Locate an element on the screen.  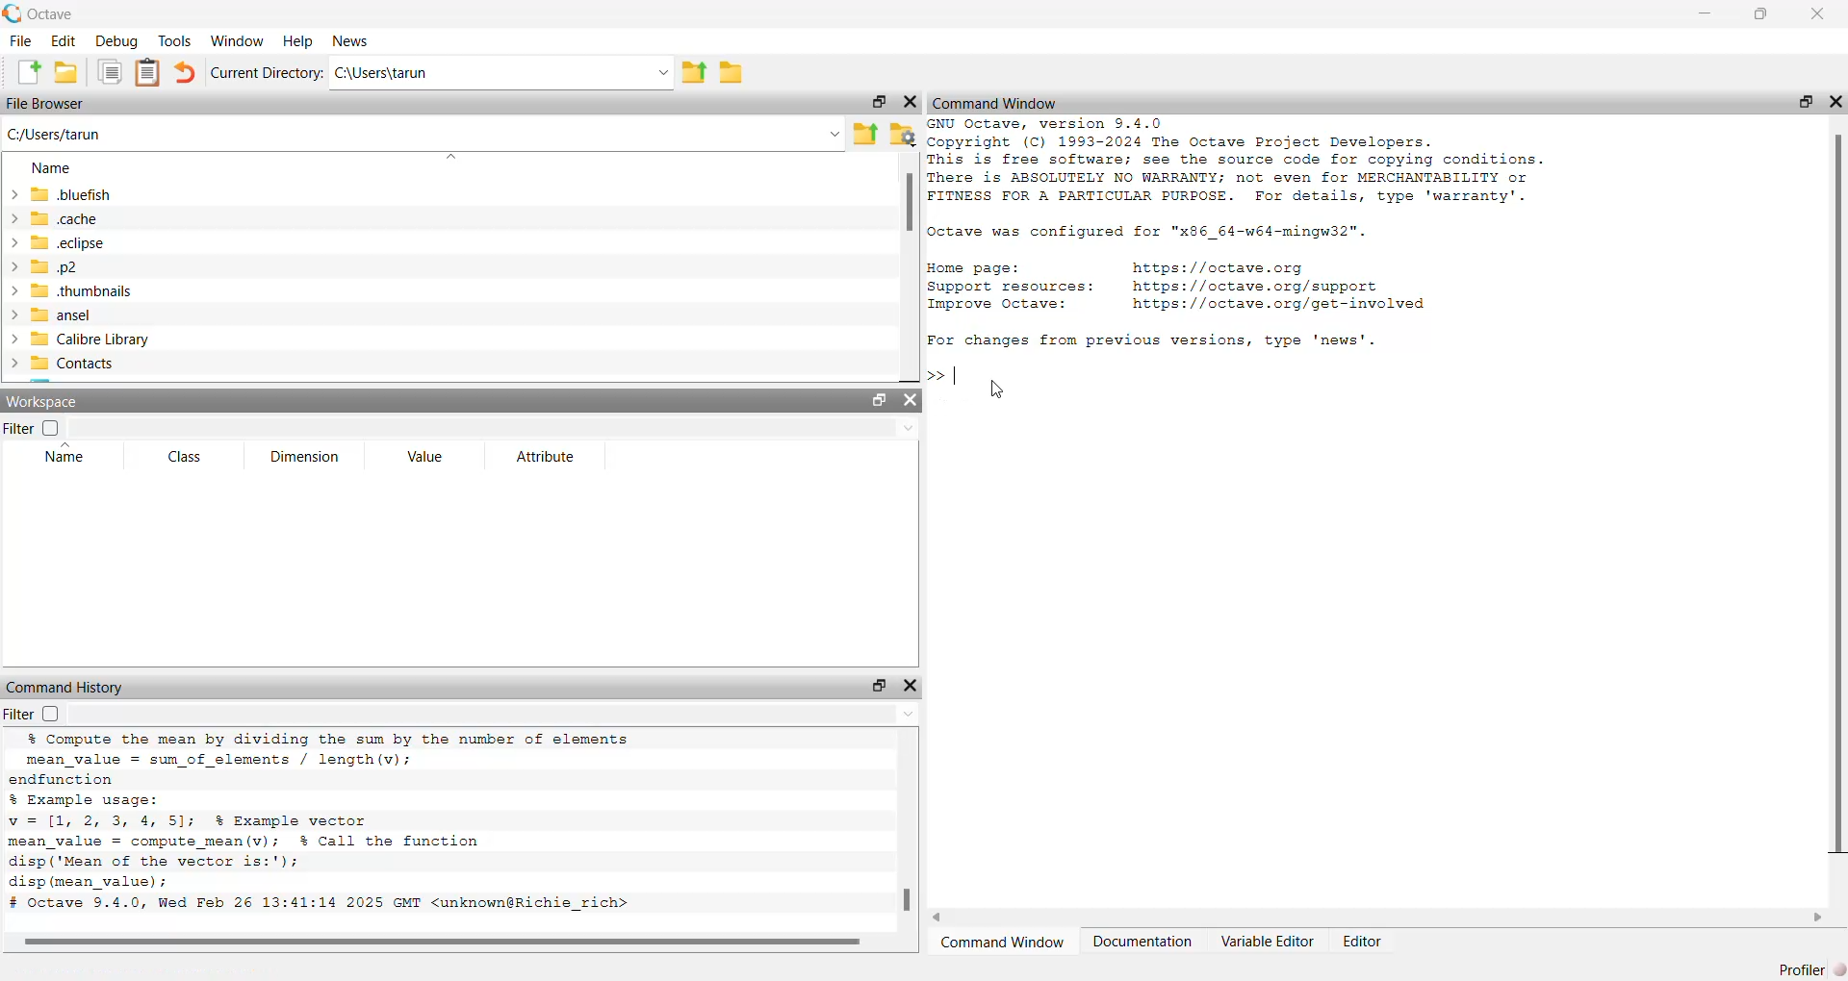
open in separate window is located at coordinates (880, 101).